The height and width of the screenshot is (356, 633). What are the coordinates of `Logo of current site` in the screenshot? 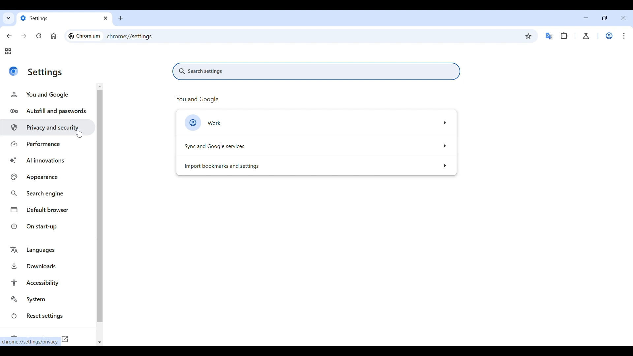 It's located at (14, 71).